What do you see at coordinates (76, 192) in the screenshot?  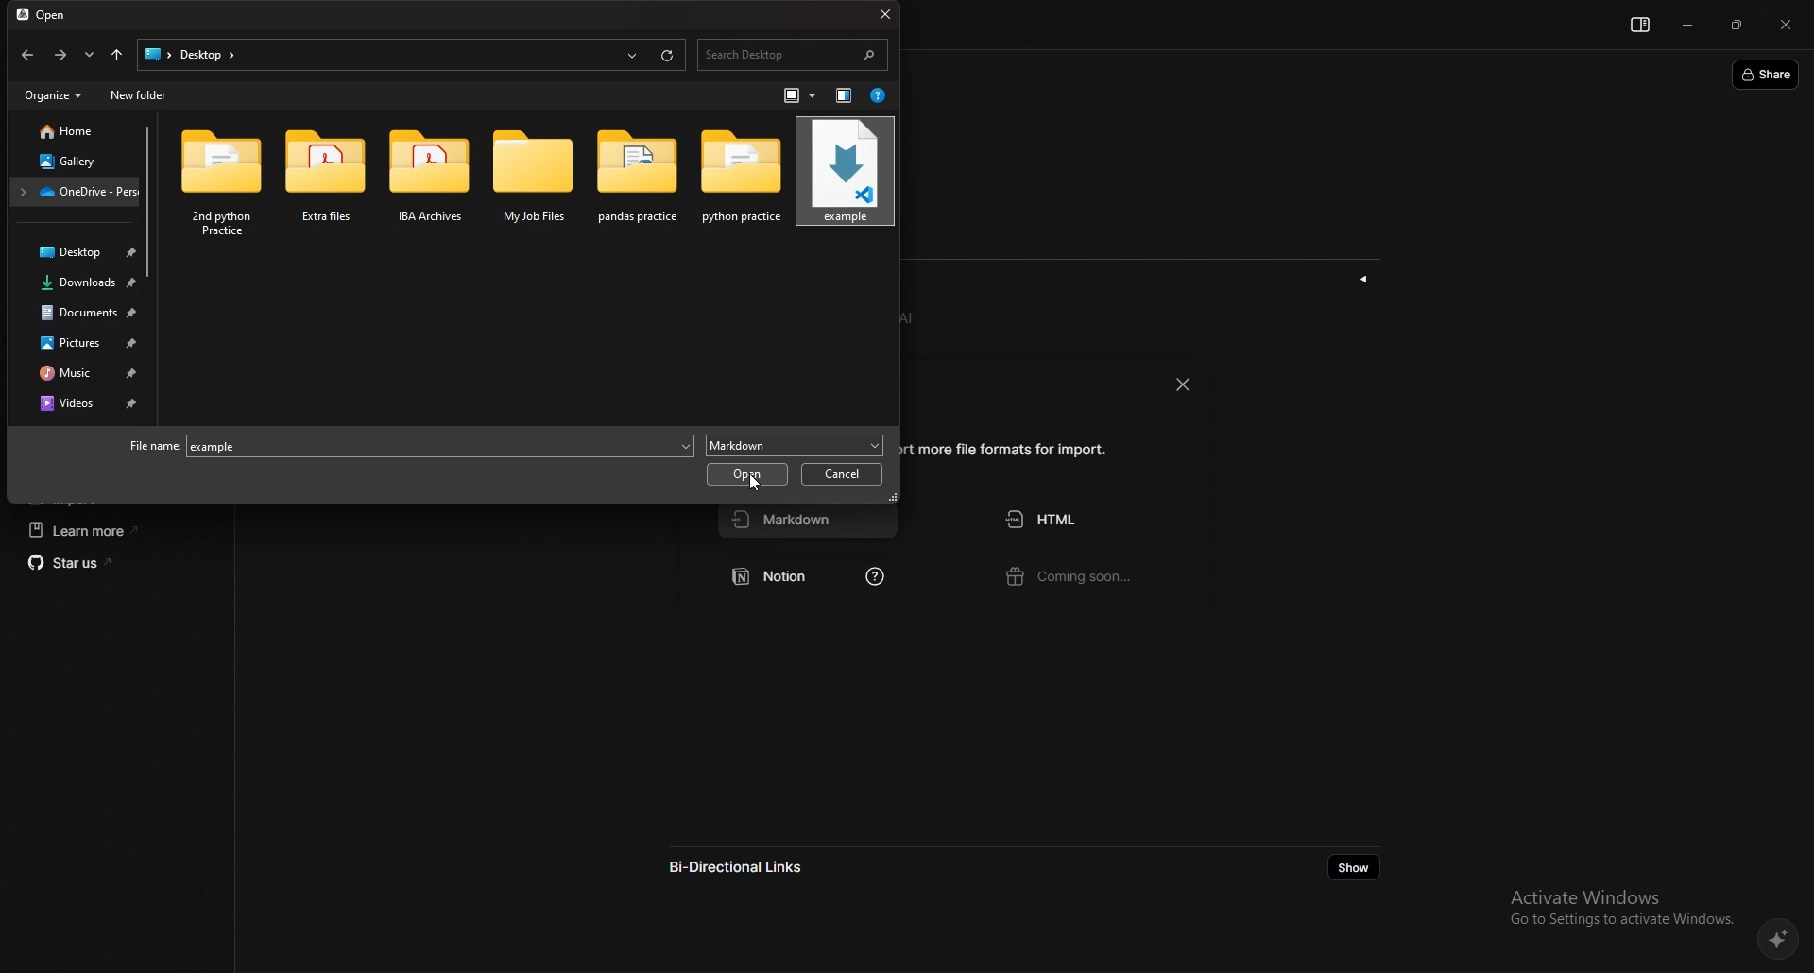 I see `folder` at bounding box center [76, 192].